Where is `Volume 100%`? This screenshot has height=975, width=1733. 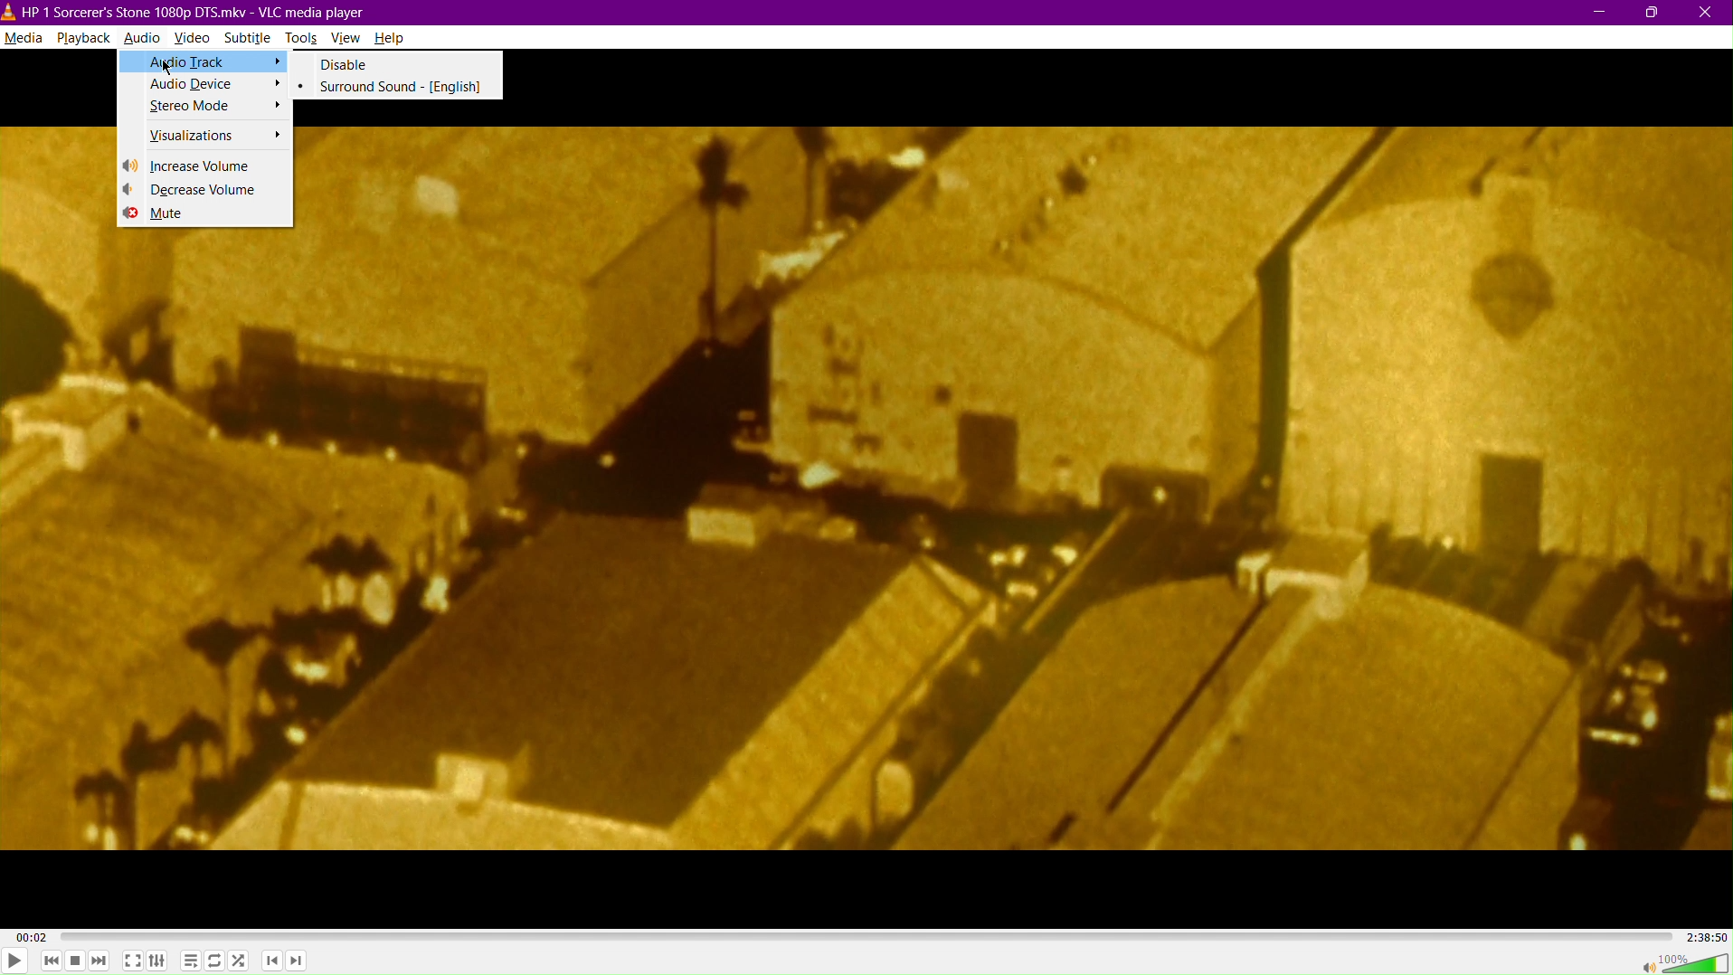
Volume 100% is located at coordinates (1678, 961).